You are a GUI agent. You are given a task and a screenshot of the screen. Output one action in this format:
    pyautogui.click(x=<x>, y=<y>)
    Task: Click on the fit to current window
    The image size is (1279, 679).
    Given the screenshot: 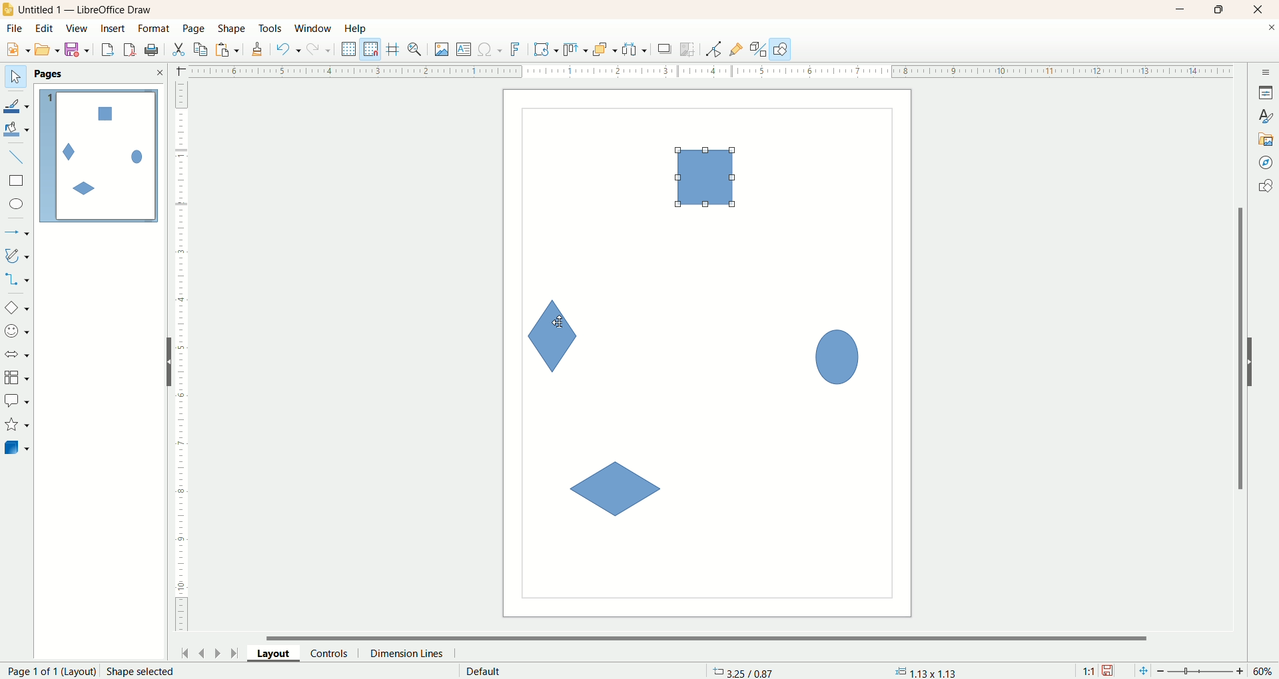 What is the action you would take?
    pyautogui.click(x=1142, y=671)
    